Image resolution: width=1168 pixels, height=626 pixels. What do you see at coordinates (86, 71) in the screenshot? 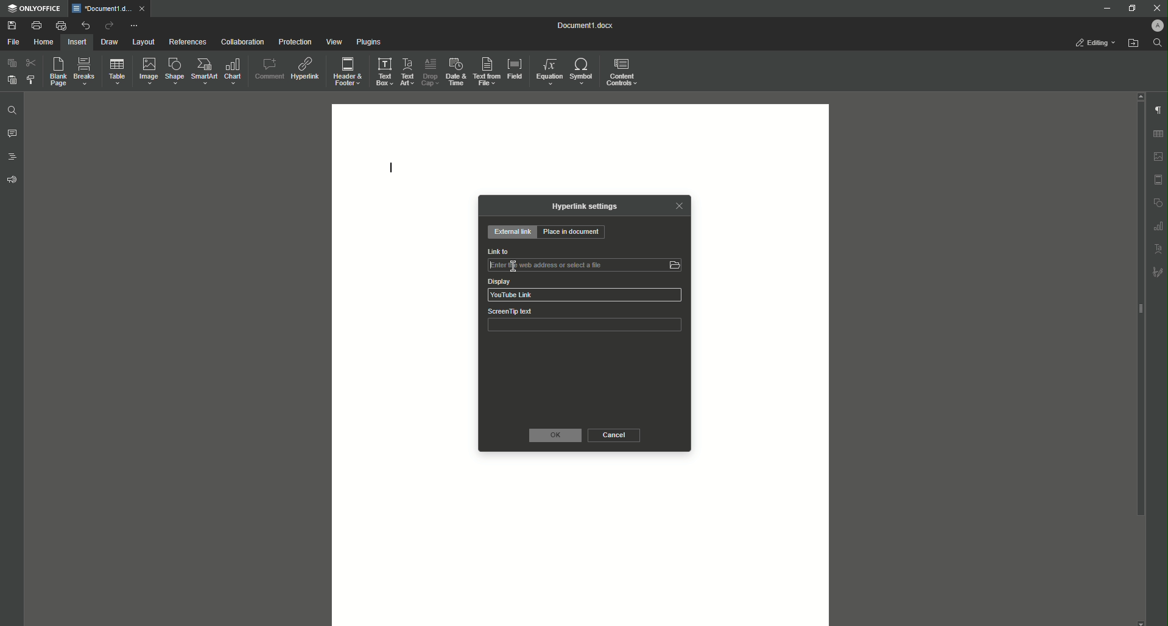
I see `Breaks` at bounding box center [86, 71].